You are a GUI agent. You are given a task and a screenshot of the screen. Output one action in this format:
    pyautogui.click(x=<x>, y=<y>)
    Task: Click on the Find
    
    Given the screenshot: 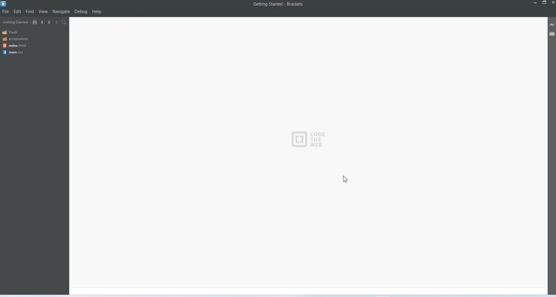 What is the action you would take?
    pyautogui.click(x=30, y=12)
    